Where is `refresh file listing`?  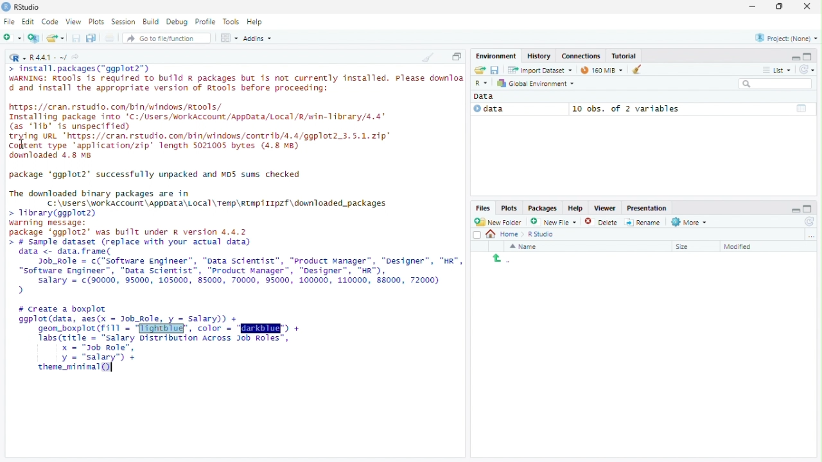 refresh file listing is located at coordinates (810, 222).